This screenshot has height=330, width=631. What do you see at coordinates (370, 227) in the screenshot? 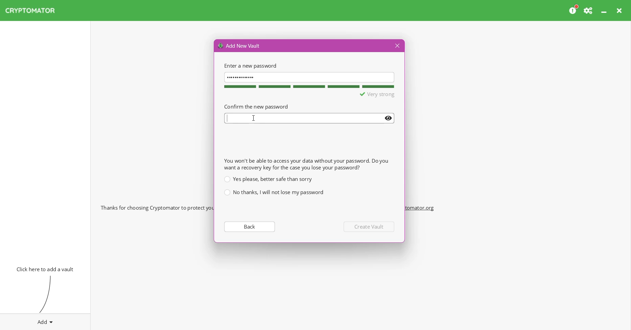
I see `Next` at bounding box center [370, 227].